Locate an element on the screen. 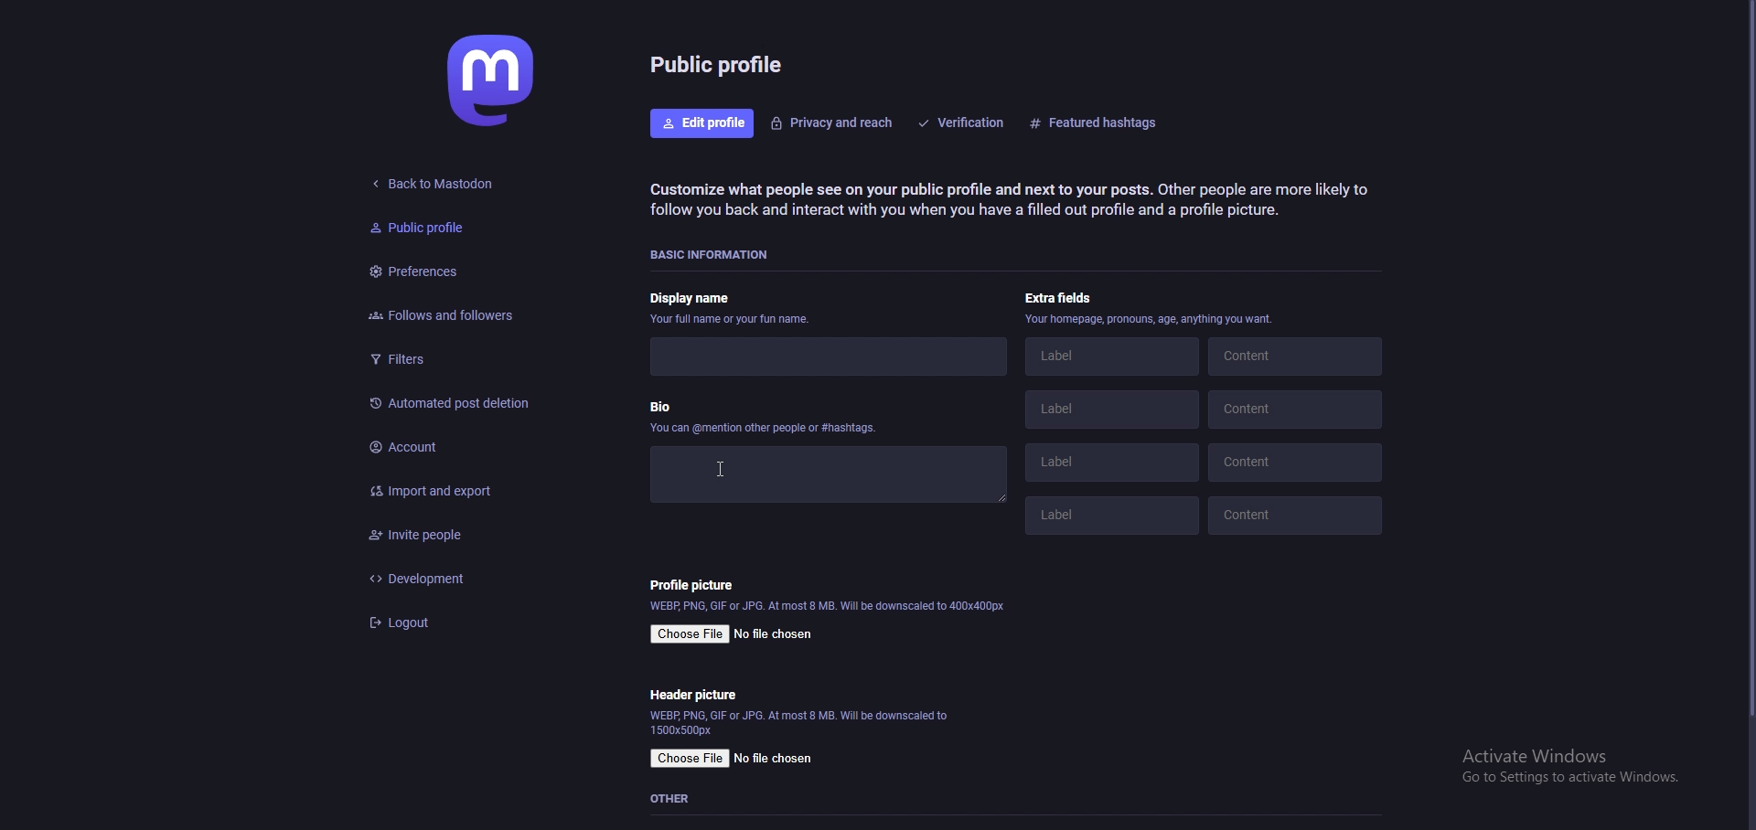  label is located at coordinates (1112, 356).